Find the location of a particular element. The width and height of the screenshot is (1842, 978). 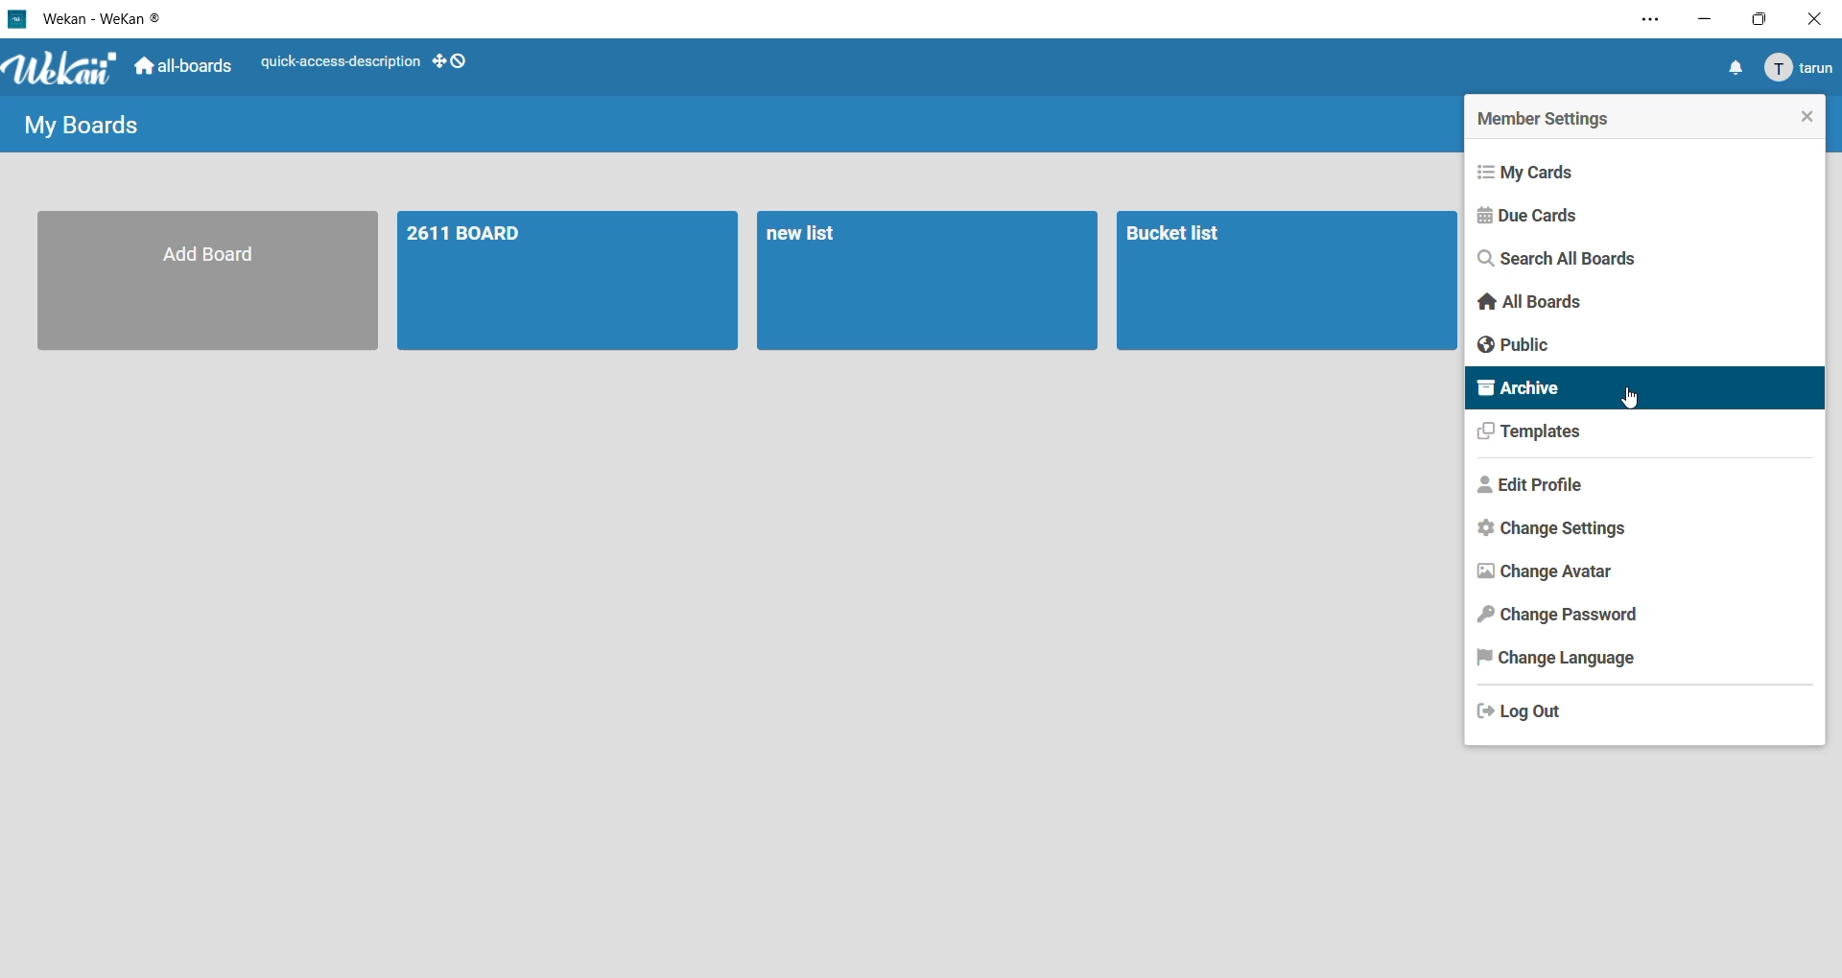

my cards is located at coordinates (1536, 169).